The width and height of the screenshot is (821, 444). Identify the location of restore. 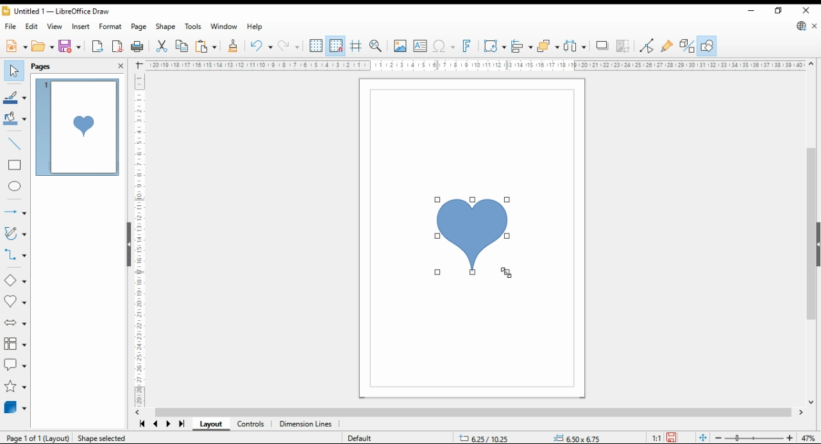
(778, 11).